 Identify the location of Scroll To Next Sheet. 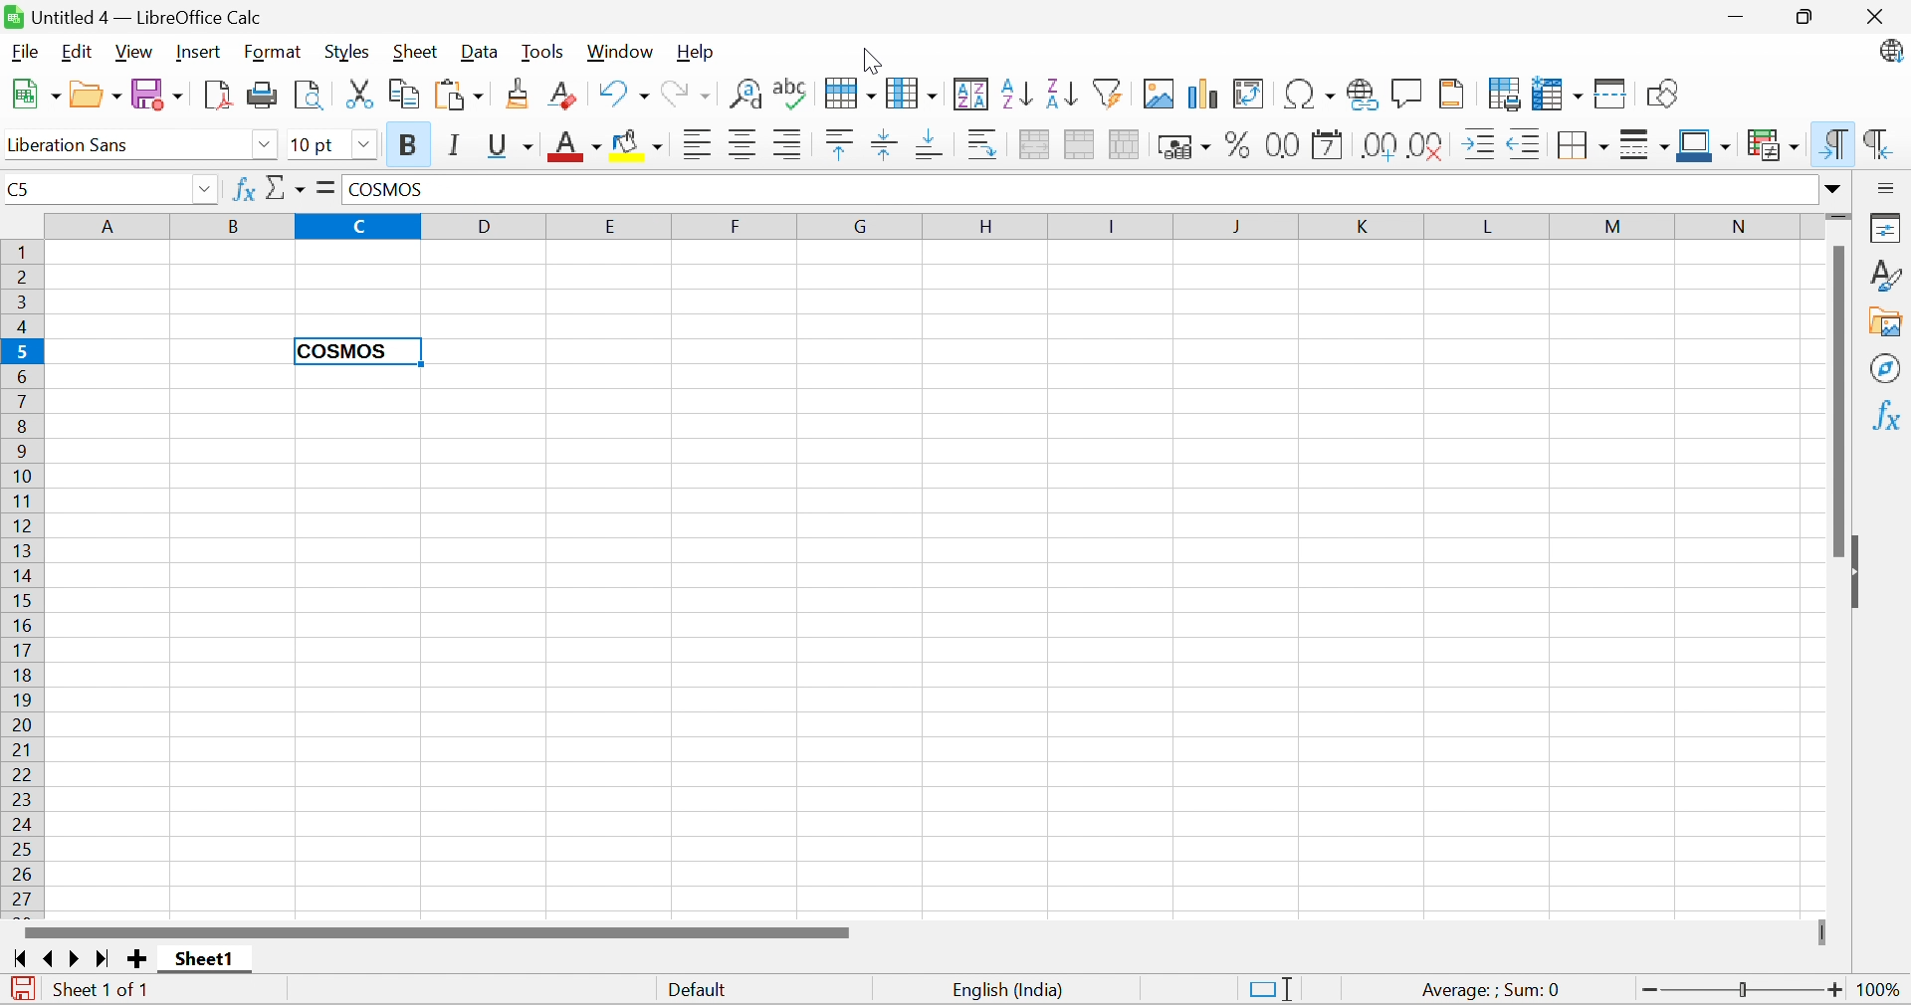
(77, 959).